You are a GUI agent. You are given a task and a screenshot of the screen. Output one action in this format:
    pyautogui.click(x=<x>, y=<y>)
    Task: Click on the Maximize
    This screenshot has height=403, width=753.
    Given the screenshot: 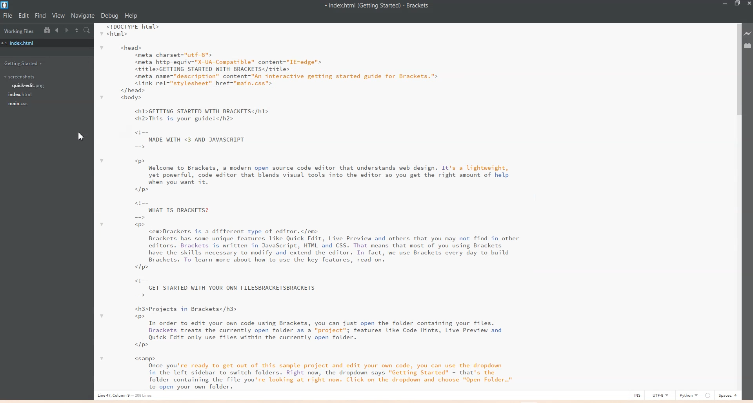 What is the action you would take?
    pyautogui.click(x=737, y=4)
    